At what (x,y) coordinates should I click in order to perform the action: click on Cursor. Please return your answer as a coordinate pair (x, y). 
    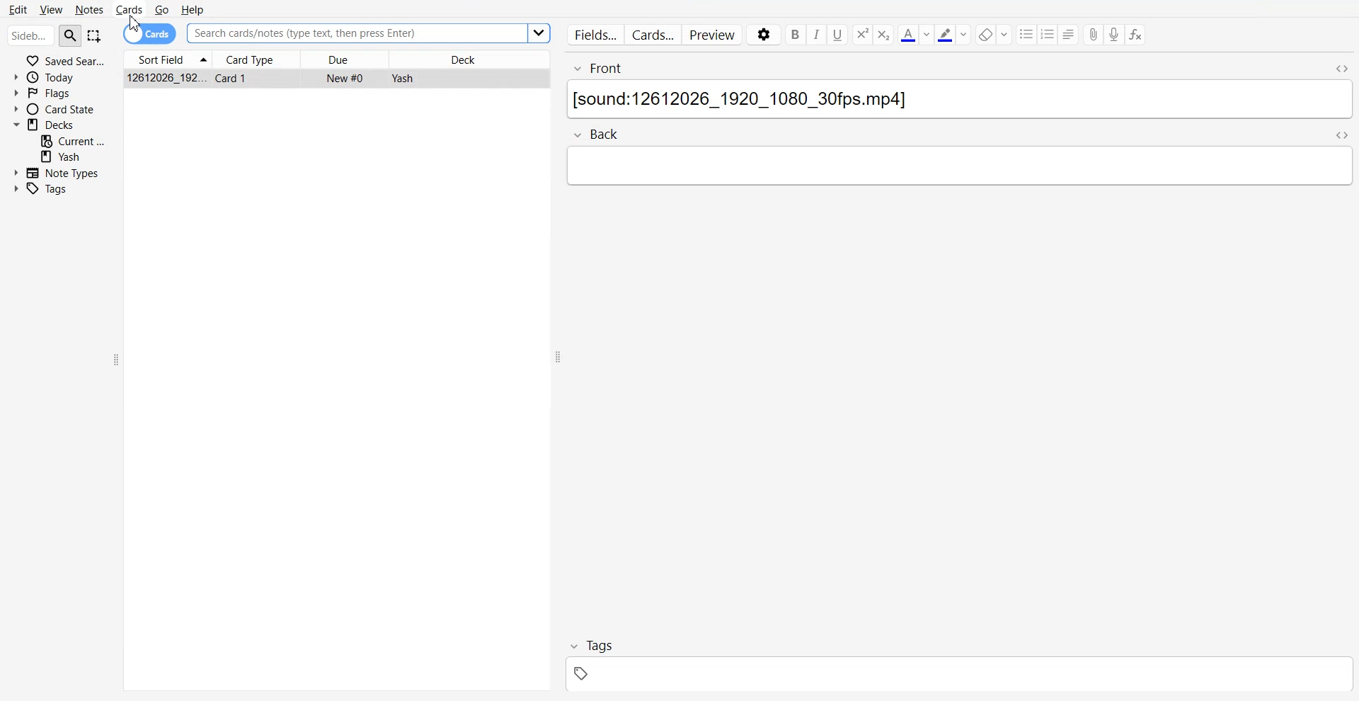
    Looking at the image, I should click on (137, 25).